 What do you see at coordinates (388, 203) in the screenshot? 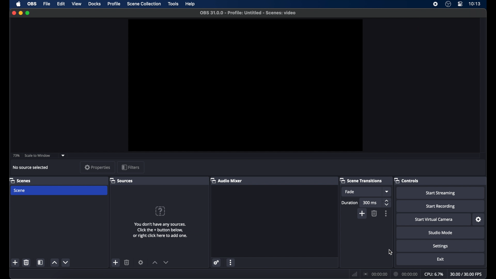
I see `stepper buttons` at bounding box center [388, 203].